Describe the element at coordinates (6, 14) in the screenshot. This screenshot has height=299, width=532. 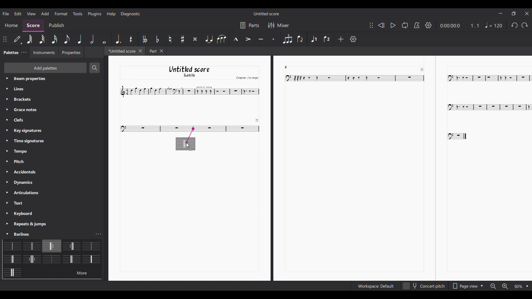
I see `File menu ` at that location.